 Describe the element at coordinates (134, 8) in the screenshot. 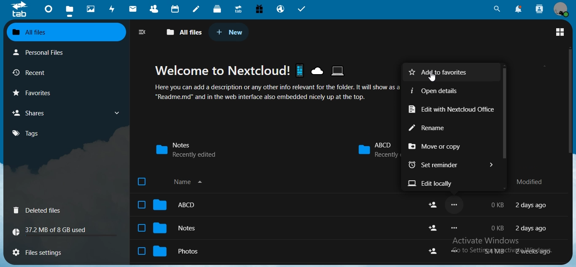

I see `mail` at that location.